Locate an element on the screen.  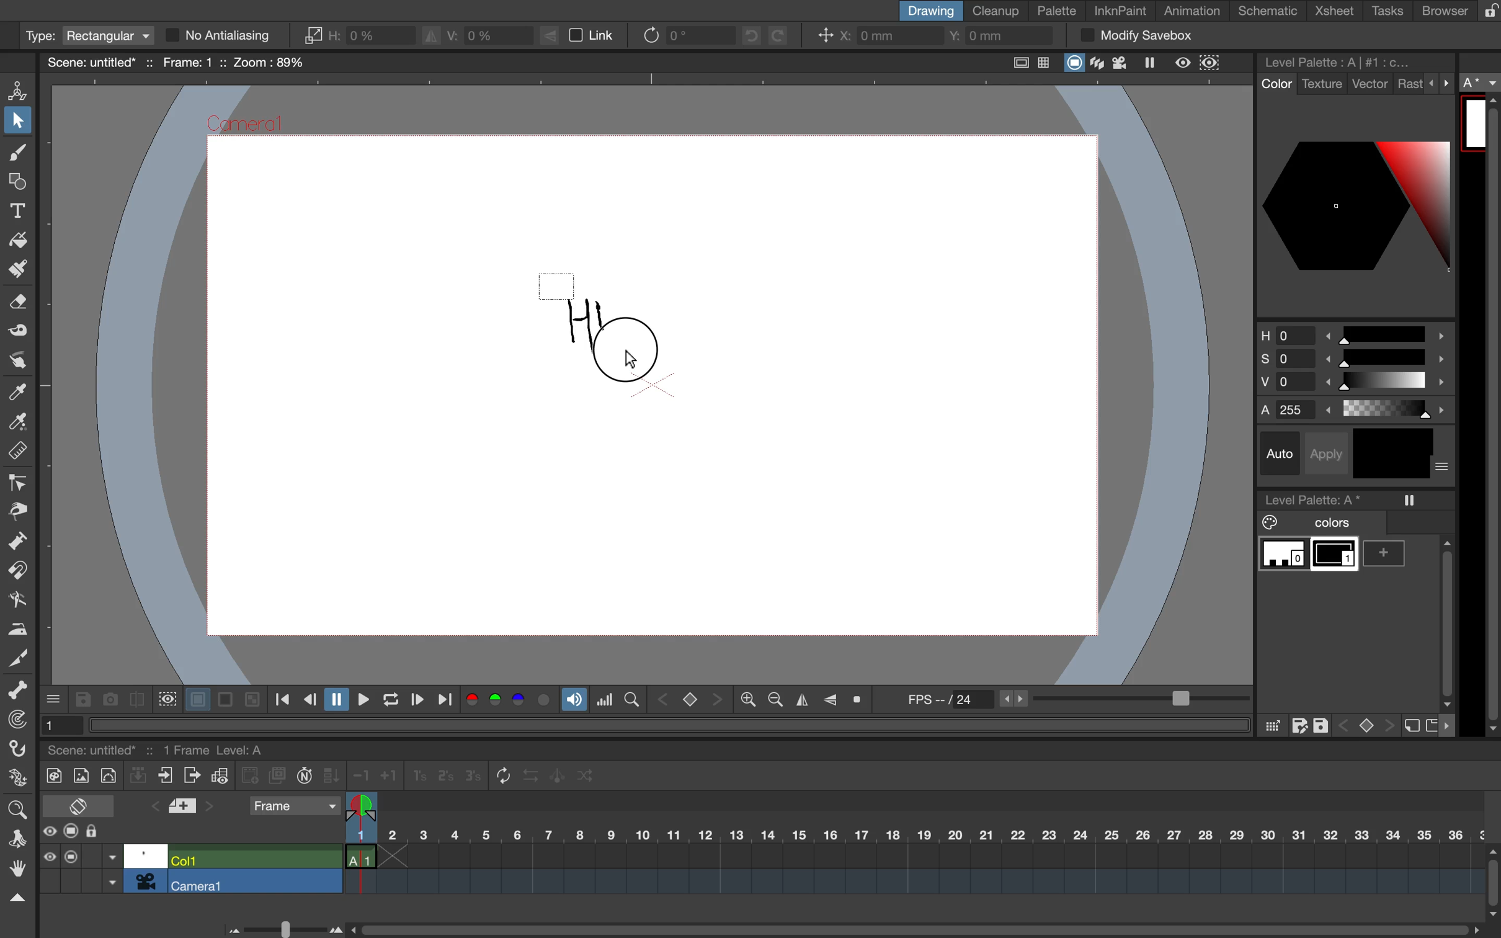
loop is located at coordinates (386, 700).